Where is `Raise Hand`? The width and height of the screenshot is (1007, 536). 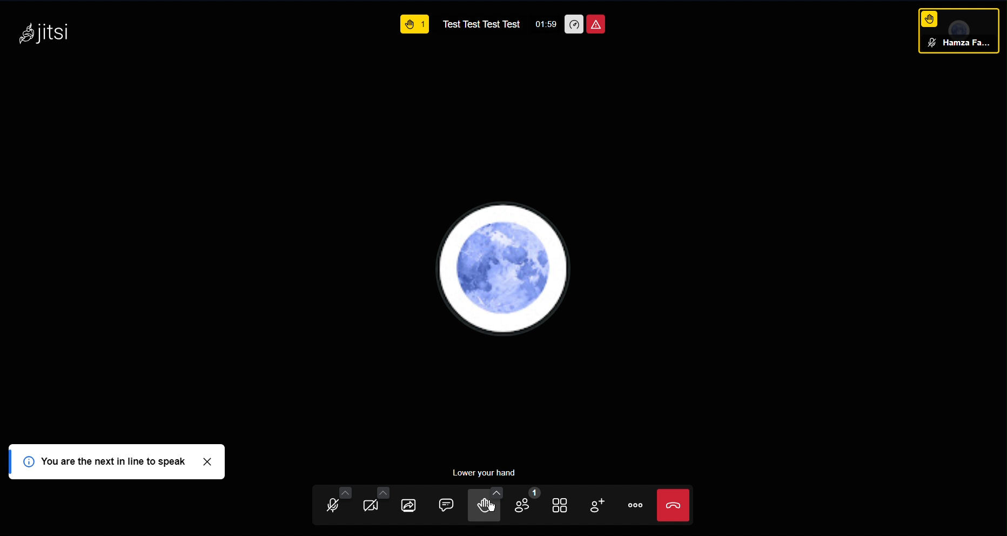 Raise Hand is located at coordinates (486, 504).